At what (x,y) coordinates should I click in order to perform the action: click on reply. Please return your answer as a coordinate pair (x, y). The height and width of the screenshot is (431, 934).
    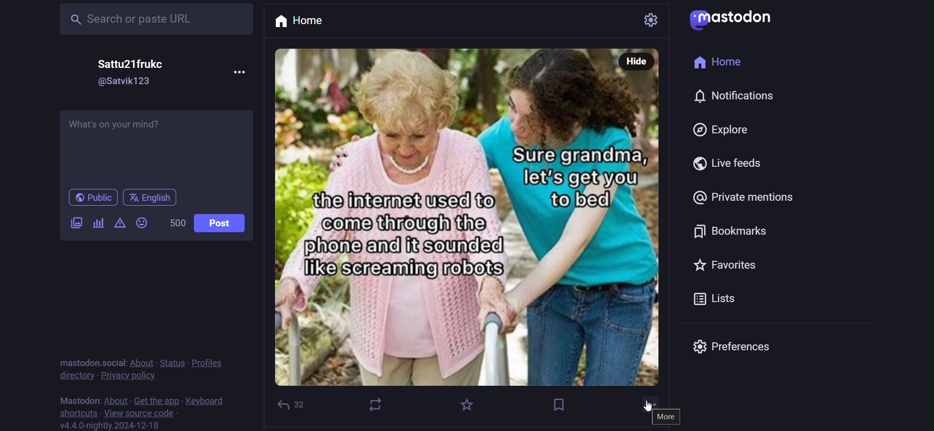
    Looking at the image, I should click on (289, 402).